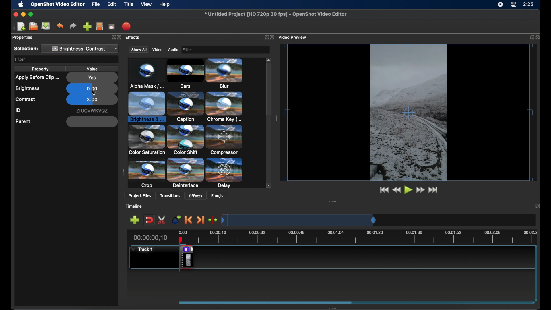 The height and width of the screenshot is (310, 551). I want to click on emojis, so click(220, 196).